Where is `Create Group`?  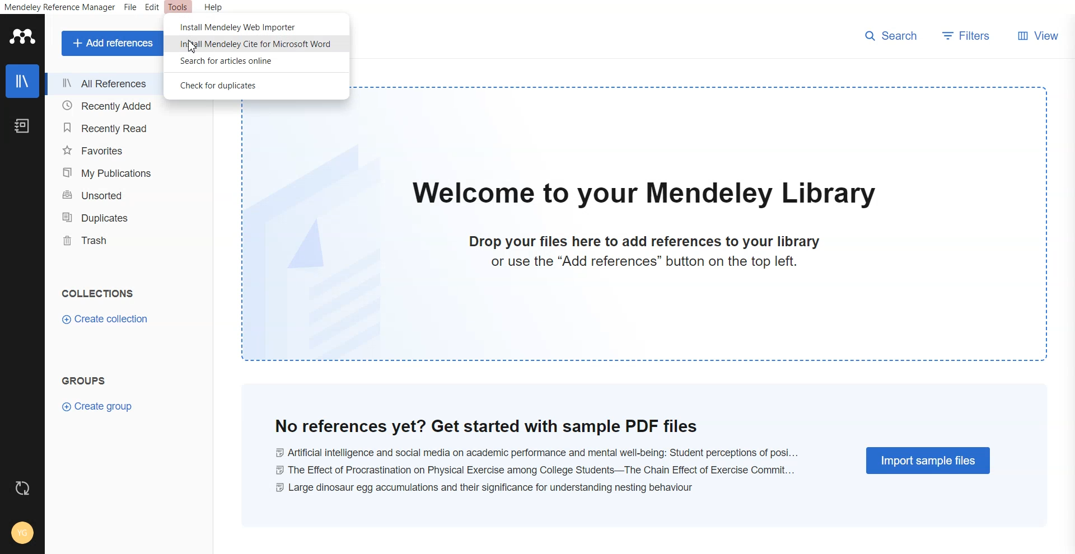
Create Group is located at coordinates (99, 405).